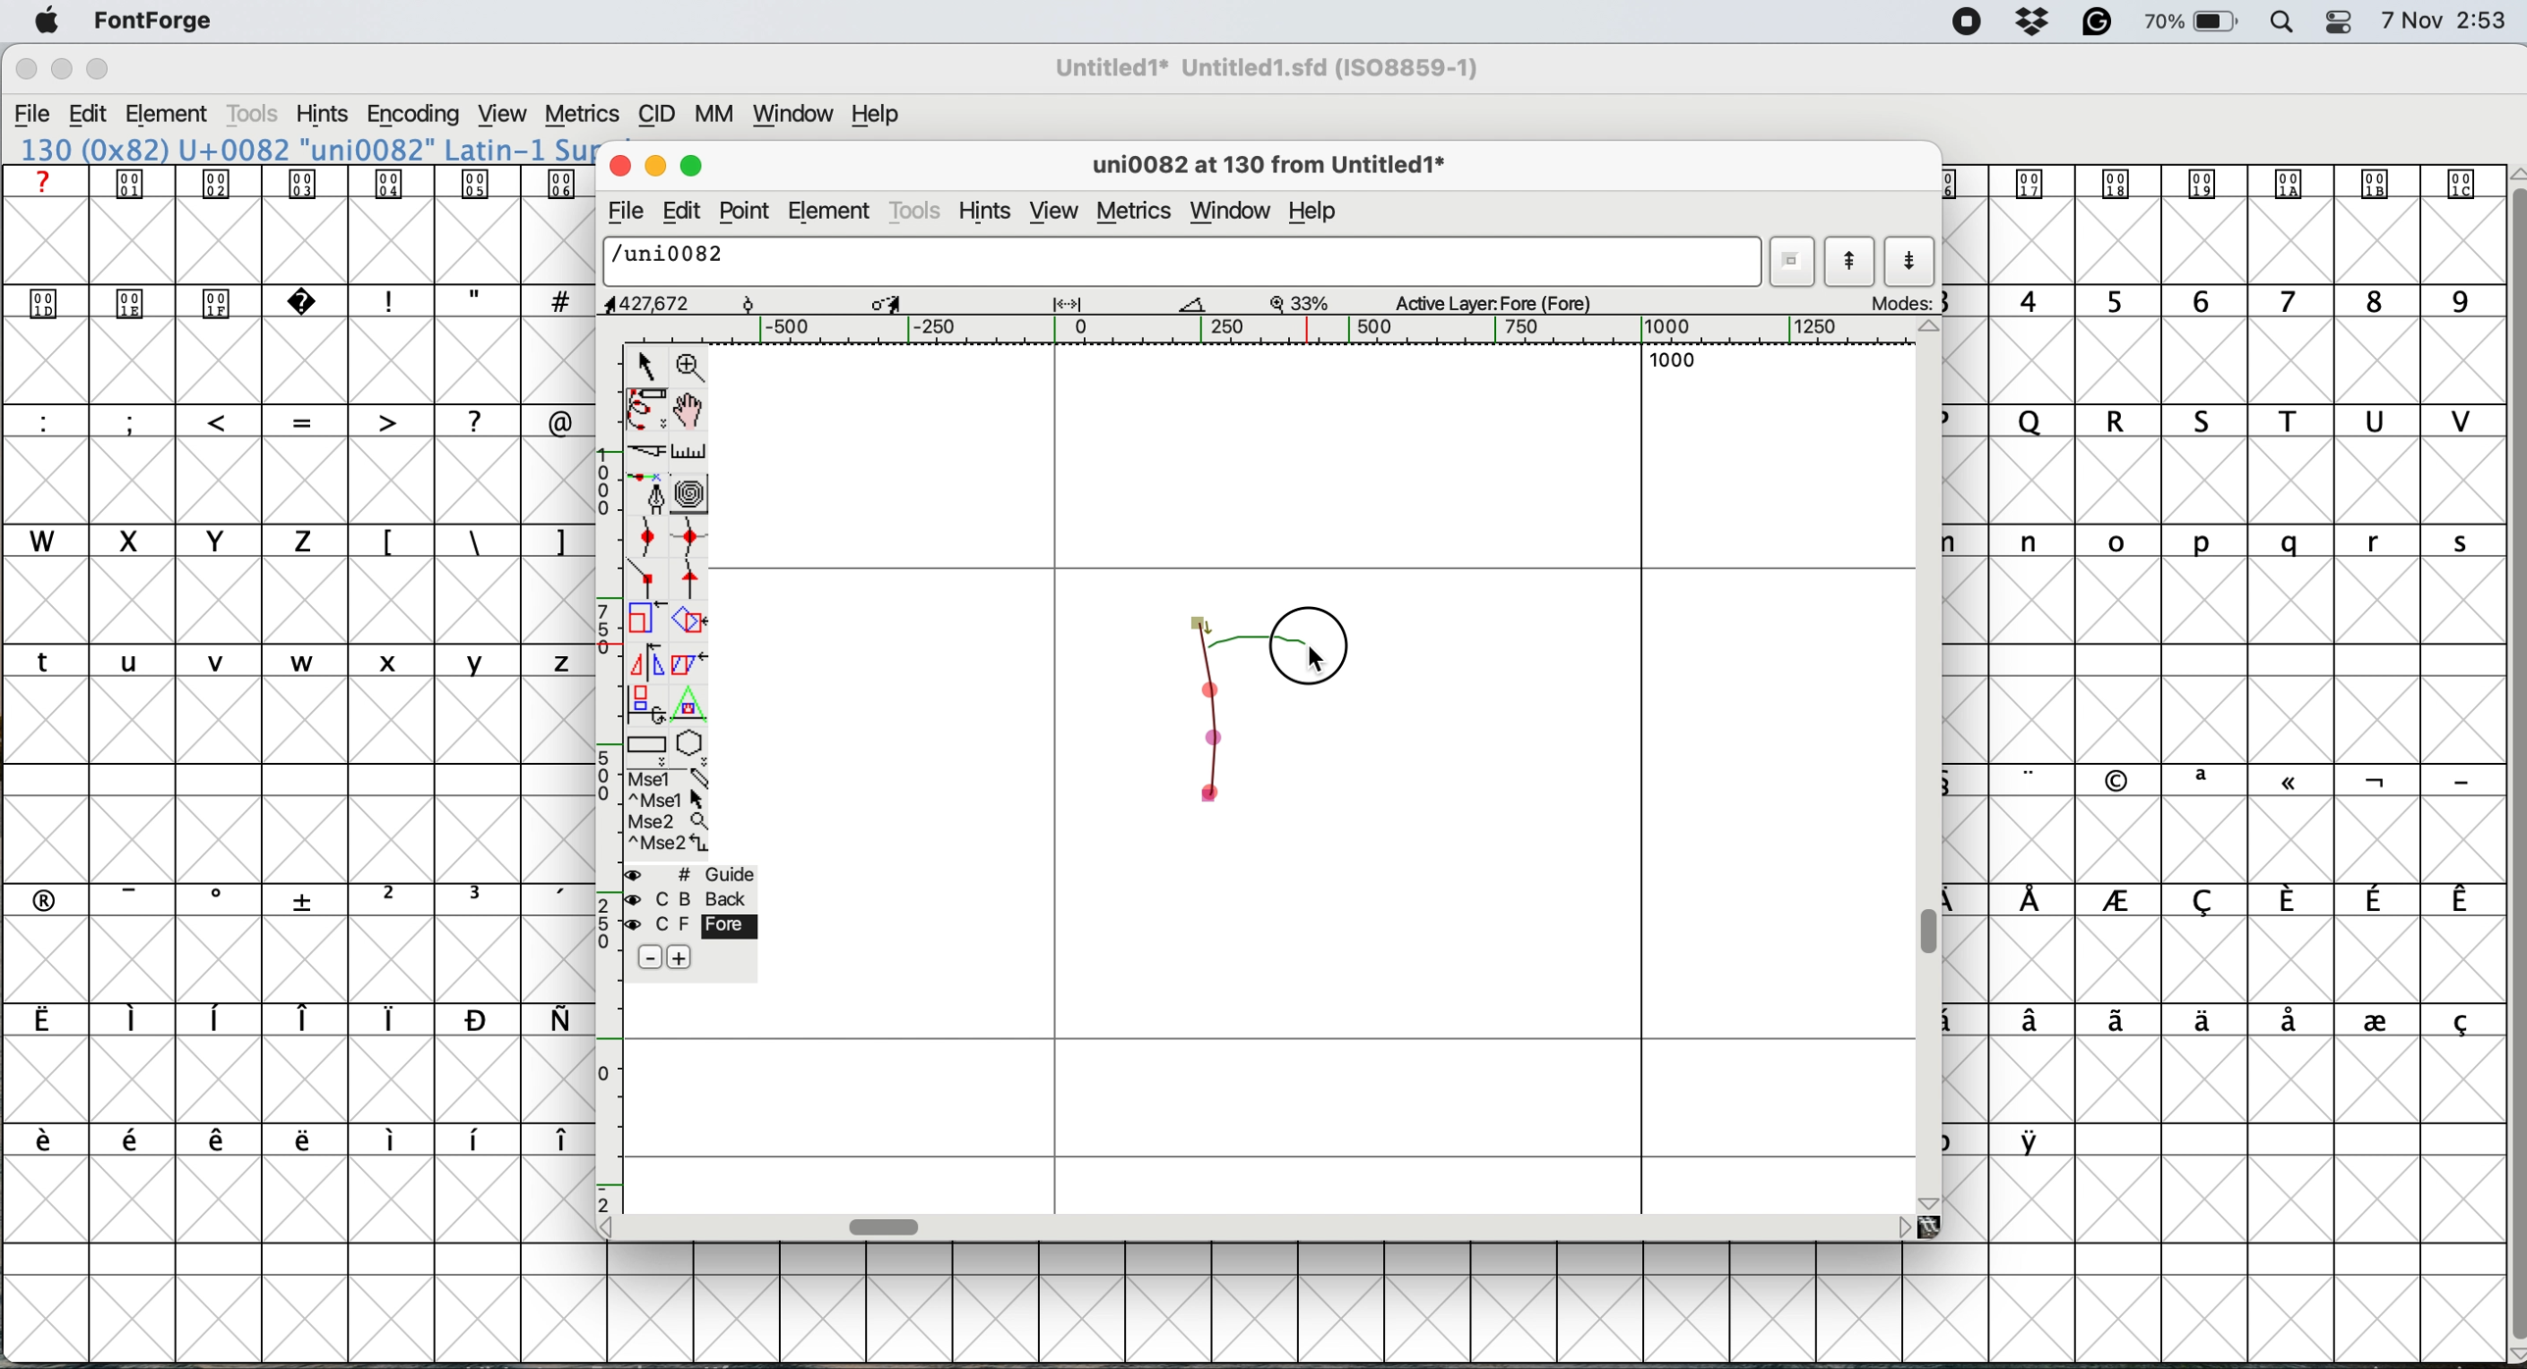 The image size is (2527, 1369). What do you see at coordinates (1231, 637) in the screenshot?
I see `draw r` at bounding box center [1231, 637].